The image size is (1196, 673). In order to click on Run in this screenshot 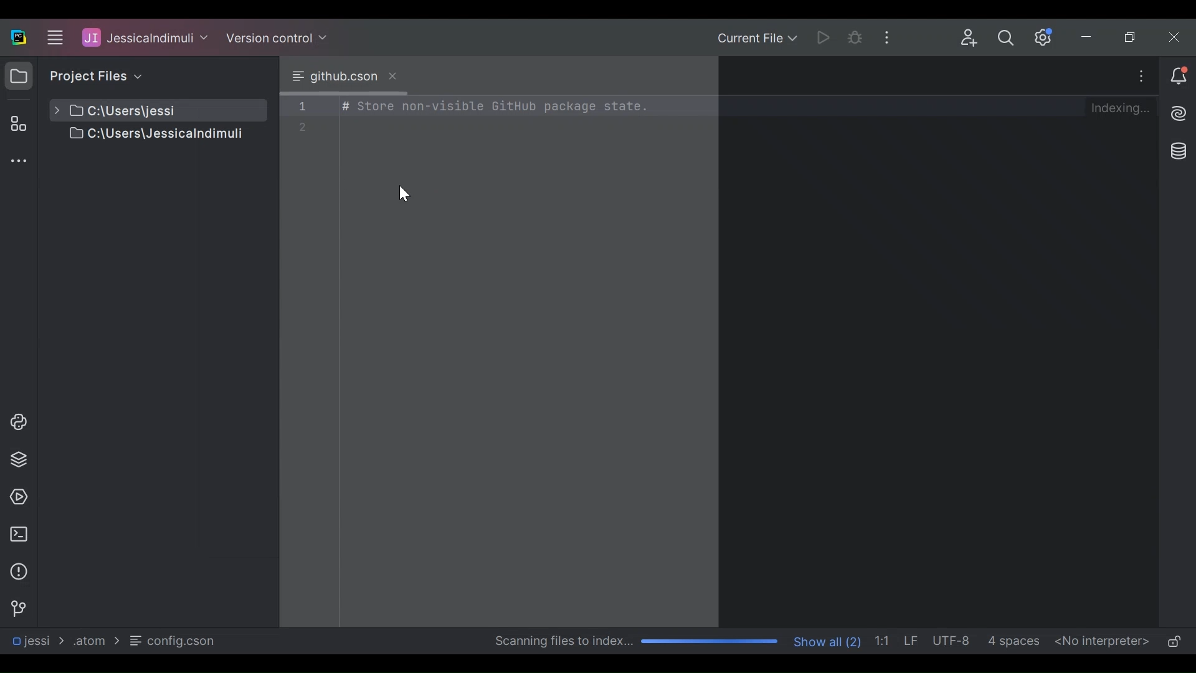, I will do `click(820, 37)`.